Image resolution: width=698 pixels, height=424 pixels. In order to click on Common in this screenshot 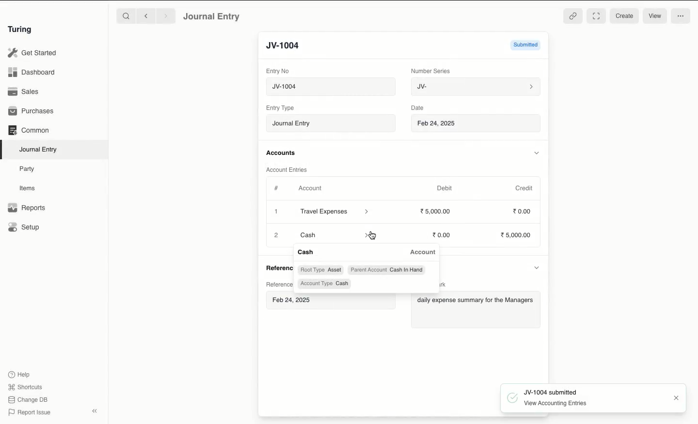, I will do `click(30, 130)`.